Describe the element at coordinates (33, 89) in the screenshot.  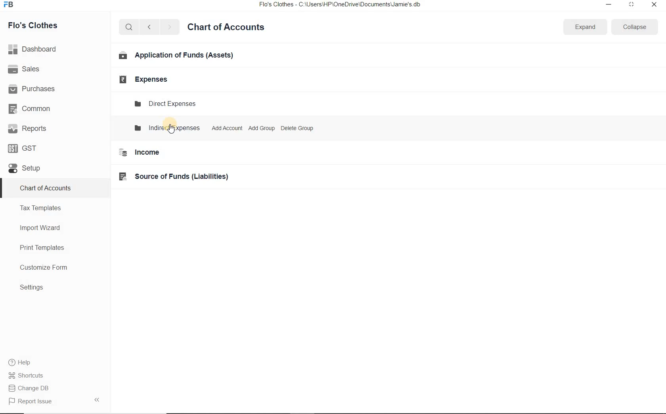
I see `Purchases` at that location.